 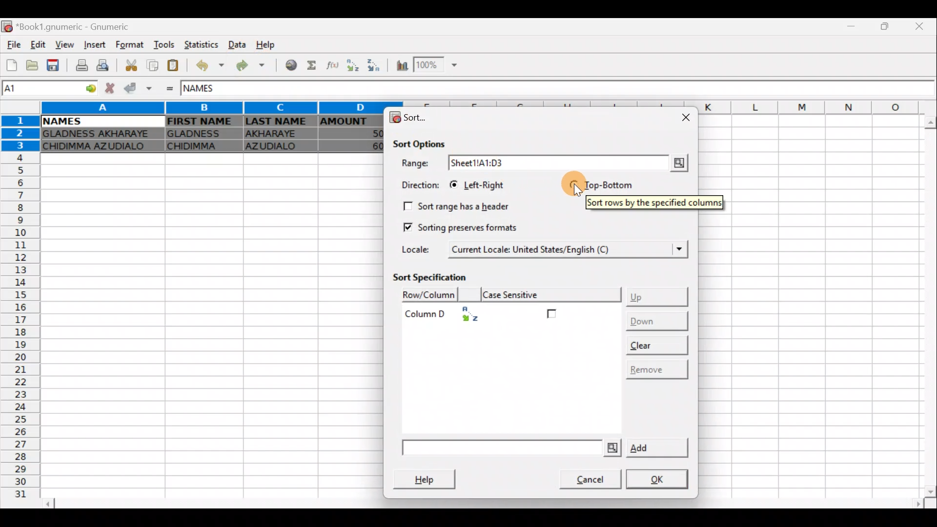 What do you see at coordinates (439, 277) in the screenshot?
I see `Sort specification` at bounding box center [439, 277].